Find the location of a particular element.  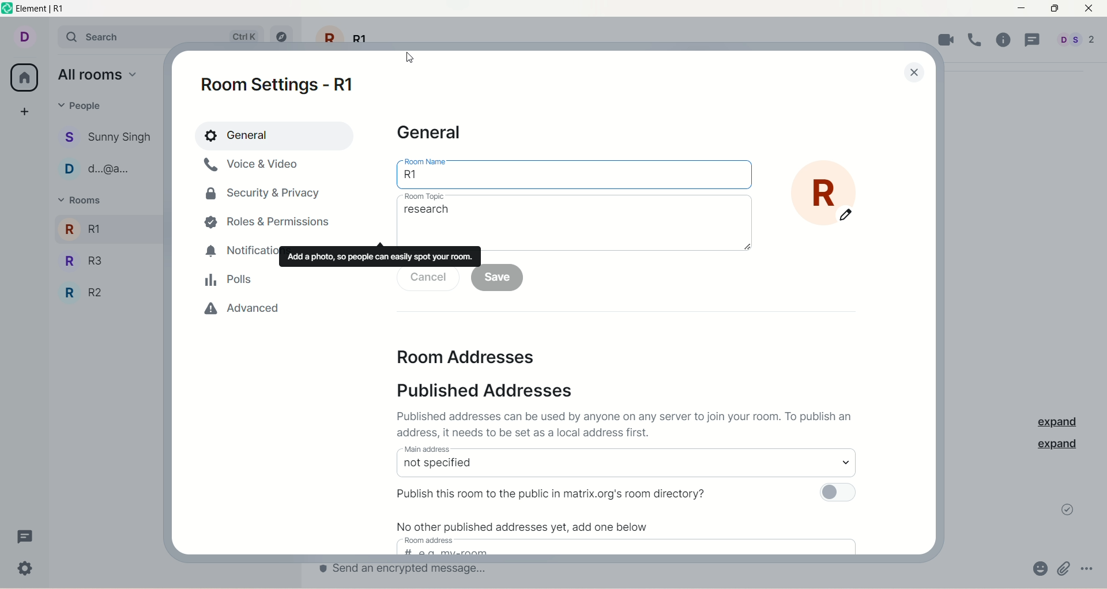

polls is located at coordinates (231, 281).